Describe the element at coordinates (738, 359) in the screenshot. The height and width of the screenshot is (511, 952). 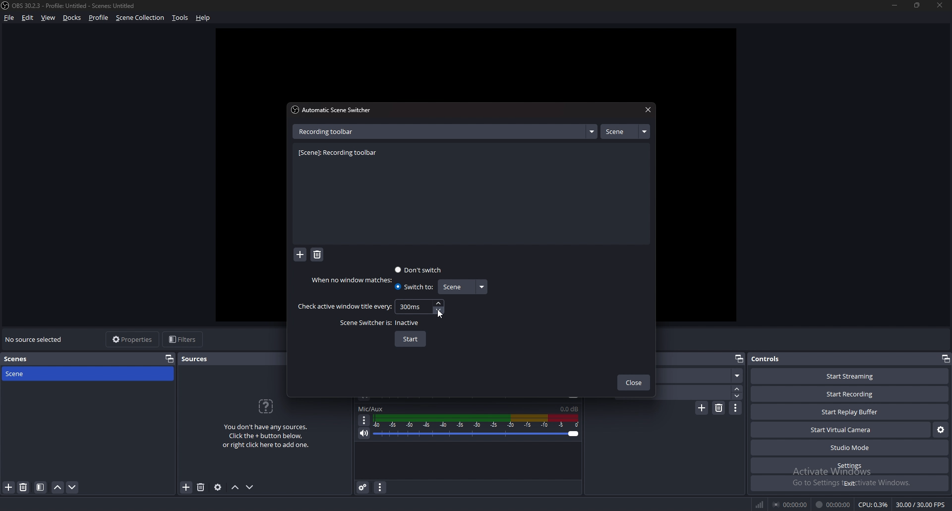
I see `pop out` at that location.